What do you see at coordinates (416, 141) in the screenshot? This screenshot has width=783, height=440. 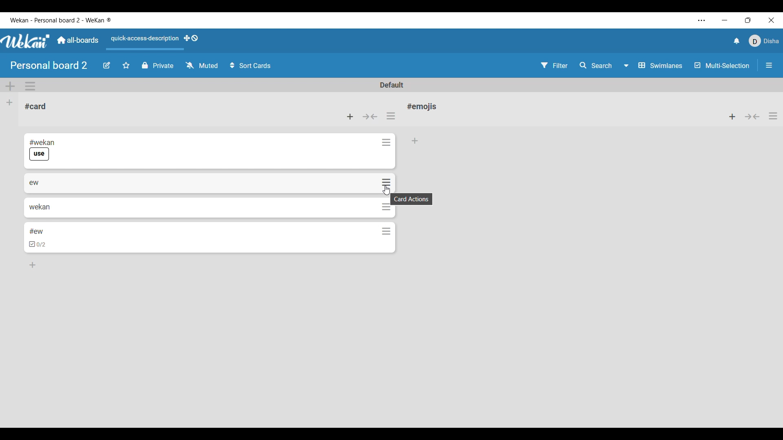 I see `Add card to bottom of list` at bounding box center [416, 141].